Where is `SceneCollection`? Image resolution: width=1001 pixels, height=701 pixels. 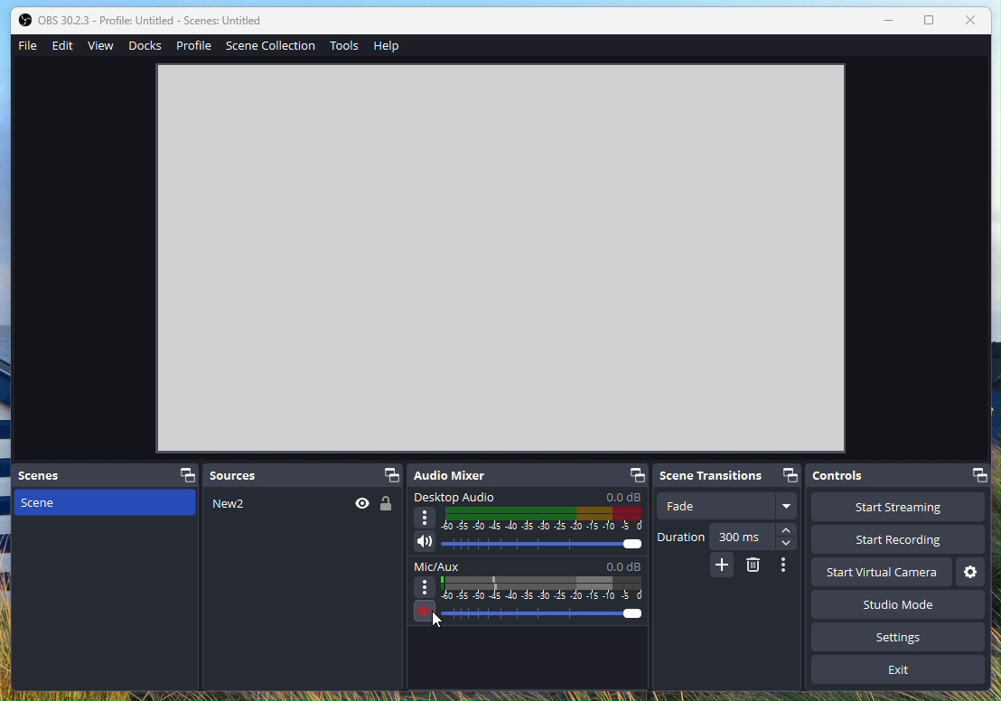 SceneCollection is located at coordinates (271, 48).